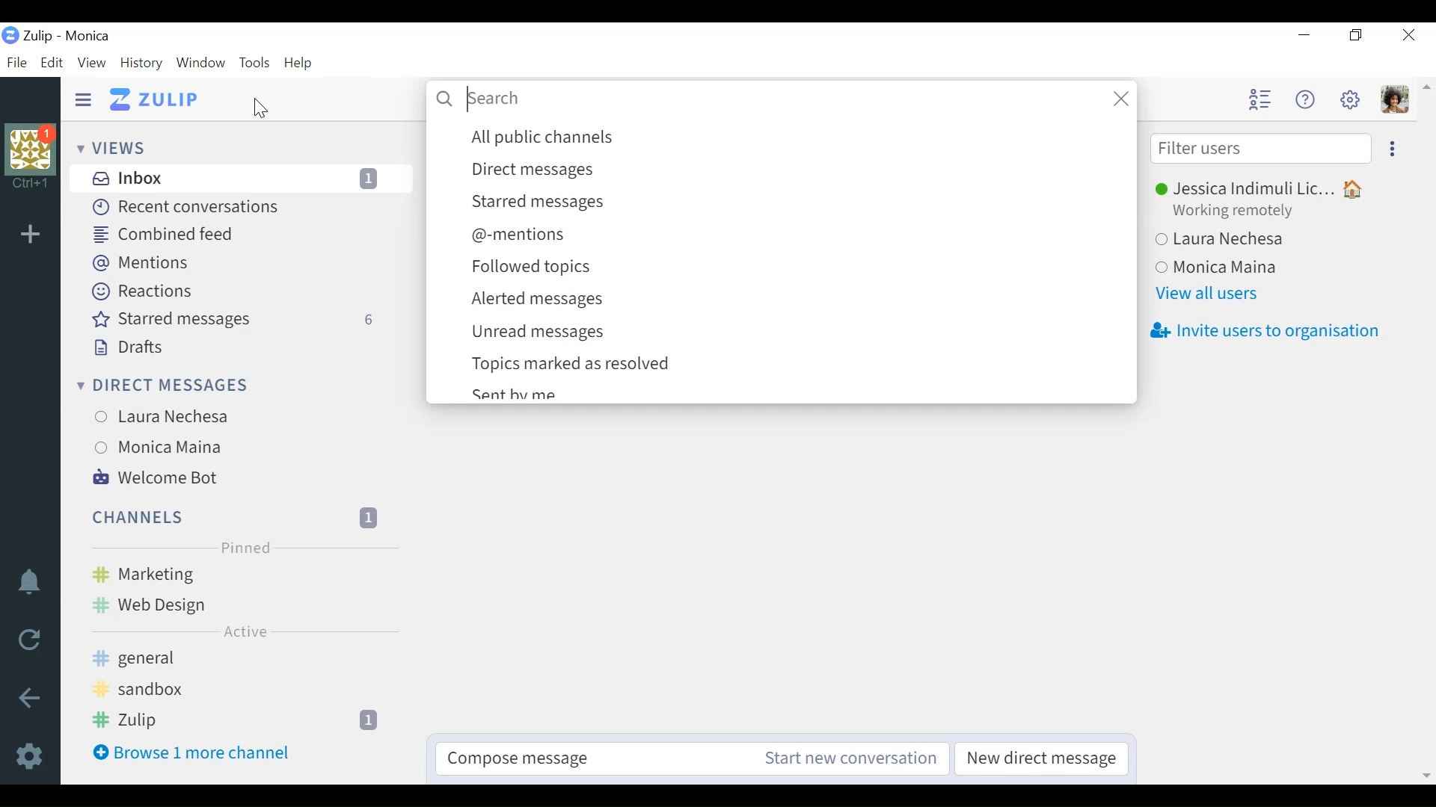 The image size is (1436, 807). I want to click on Go to Home view (Inbox), so click(154, 99).